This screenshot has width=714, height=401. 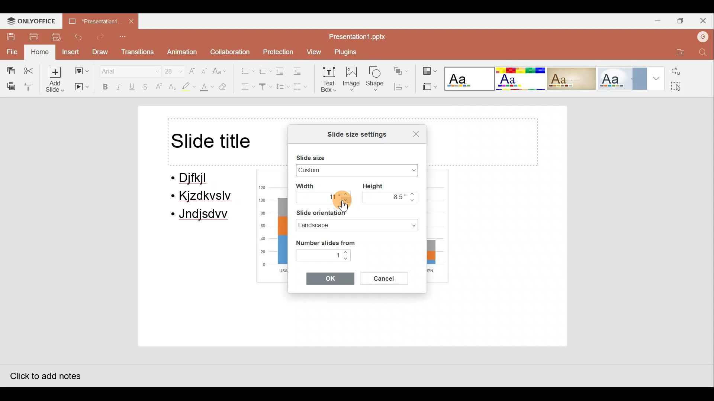 What do you see at coordinates (70, 52) in the screenshot?
I see `Insert` at bounding box center [70, 52].